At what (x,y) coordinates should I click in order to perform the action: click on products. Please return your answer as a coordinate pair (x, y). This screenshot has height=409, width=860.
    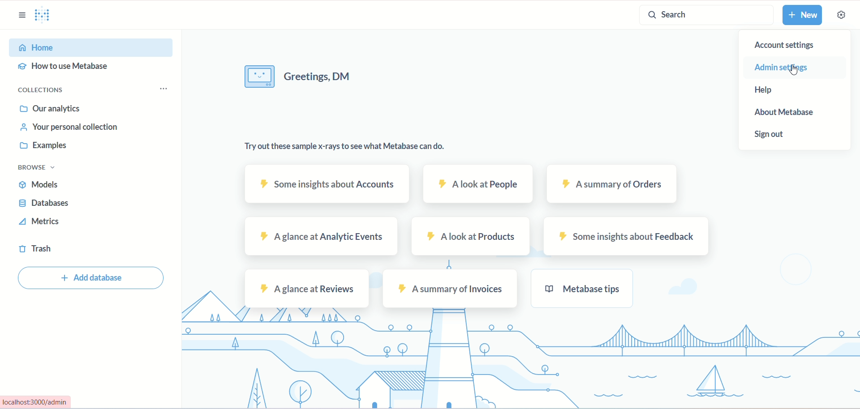
    Looking at the image, I should click on (472, 236).